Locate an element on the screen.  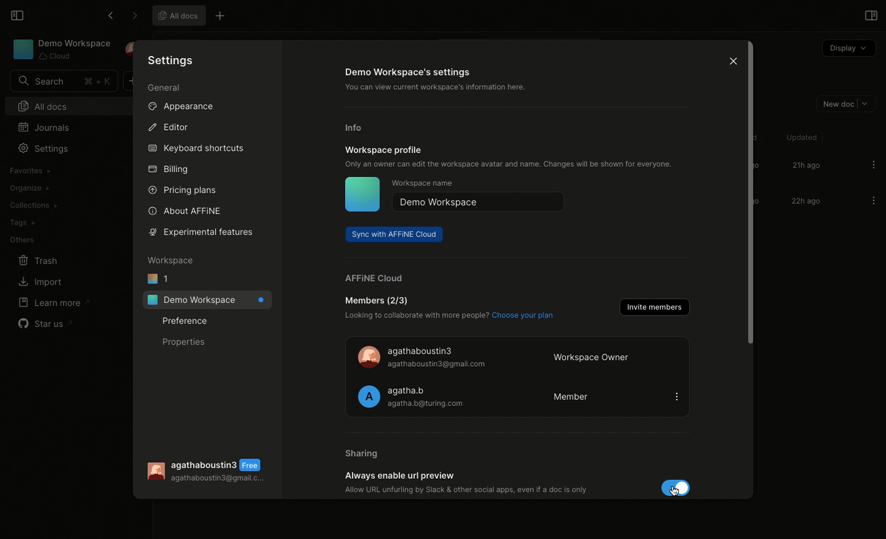
Pricing plans is located at coordinates (182, 191).